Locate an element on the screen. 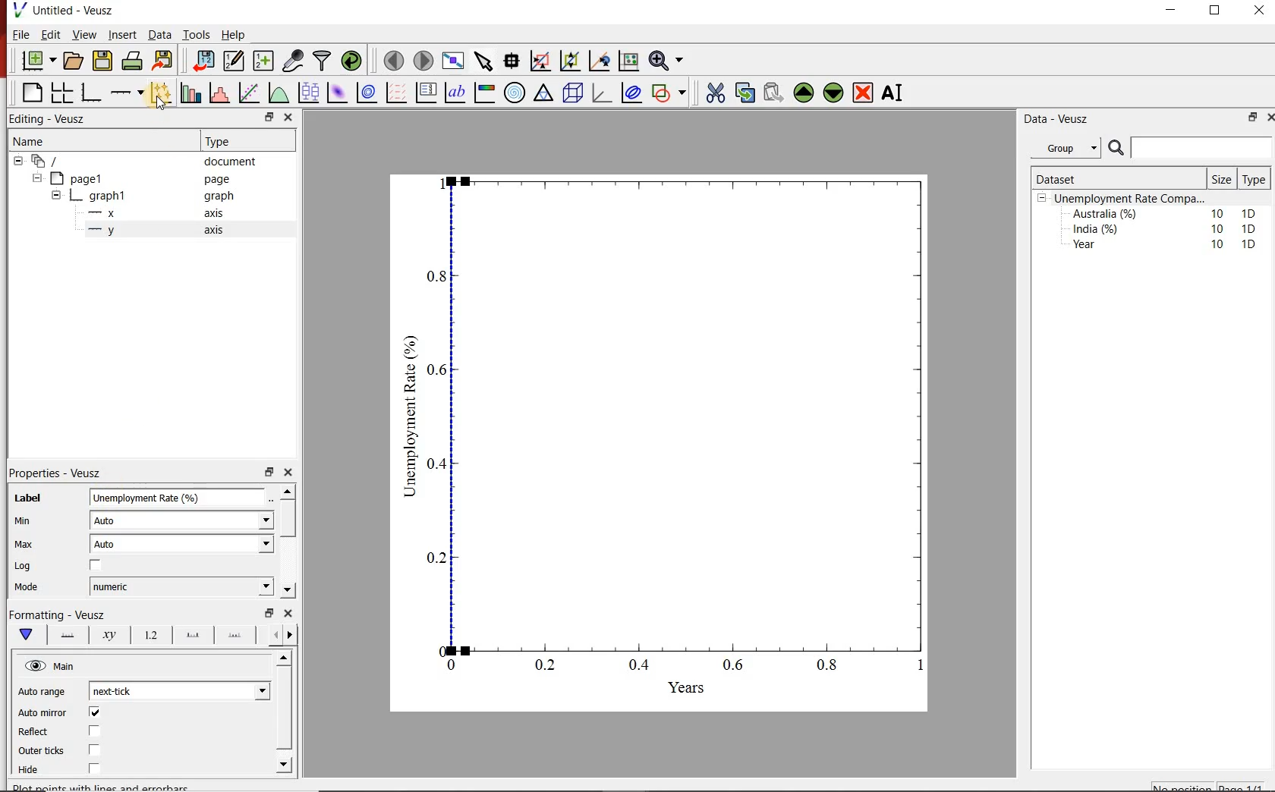  cut the widgets is located at coordinates (716, 93).